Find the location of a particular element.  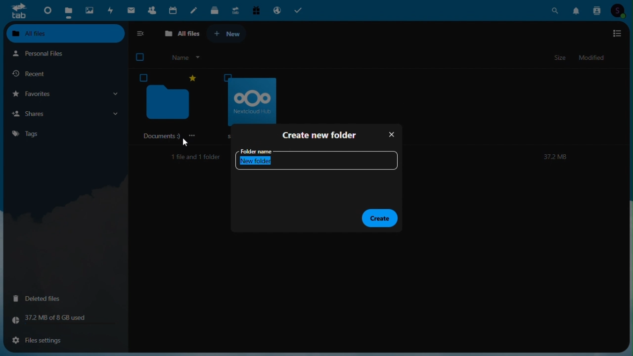

Notifications is located at coordinates (577, 10).